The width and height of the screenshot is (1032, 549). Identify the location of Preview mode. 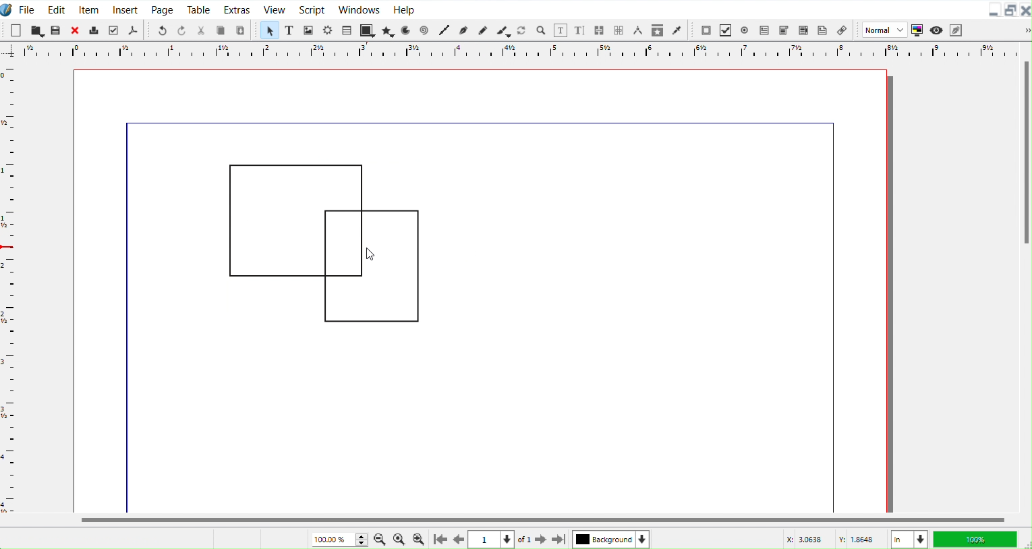
(936, 29).